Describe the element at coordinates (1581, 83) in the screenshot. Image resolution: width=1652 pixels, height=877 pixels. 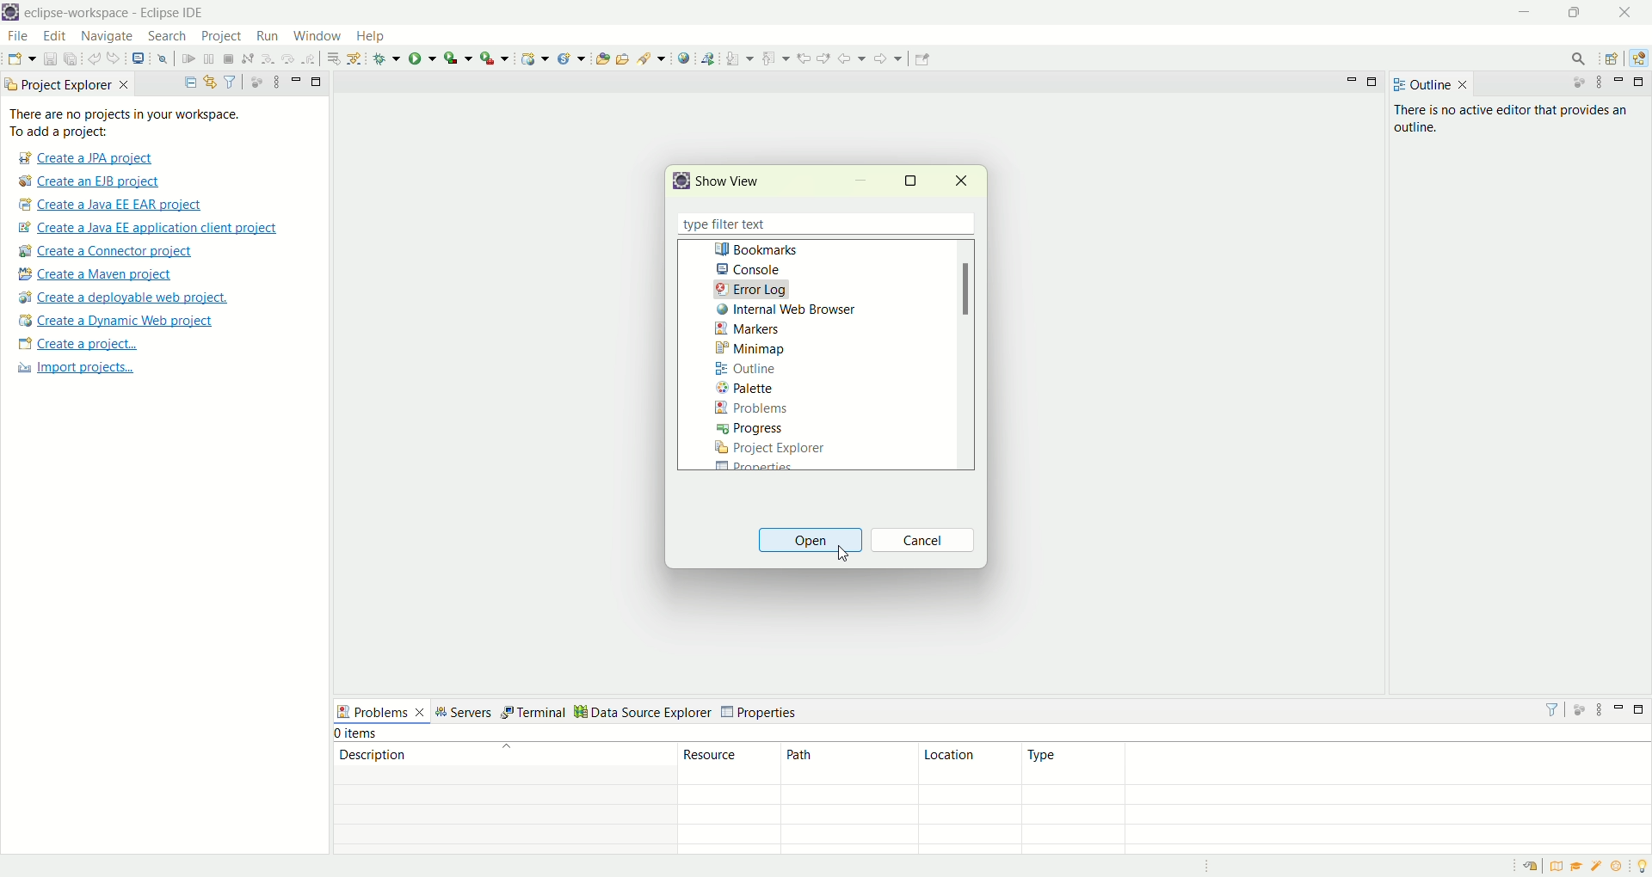
I see `focus on active task` at that location.